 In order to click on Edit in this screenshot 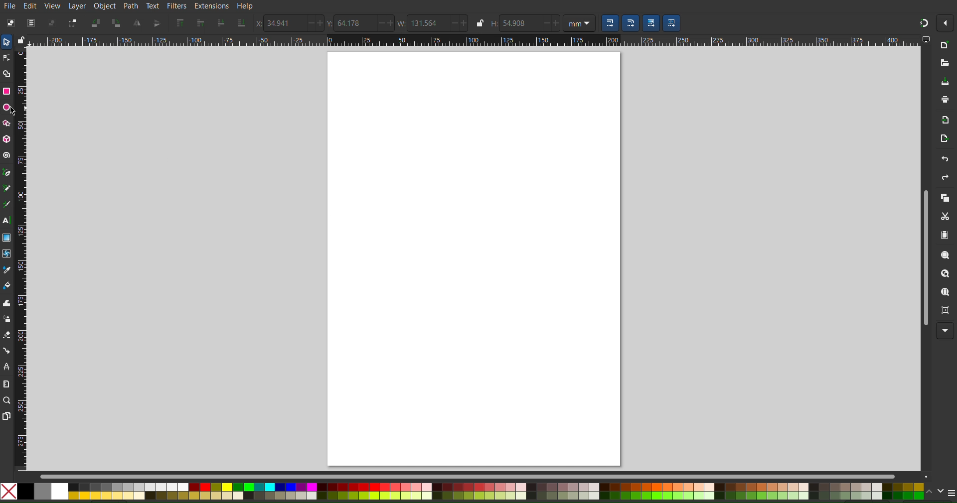, I will do `click(30, 6)`.